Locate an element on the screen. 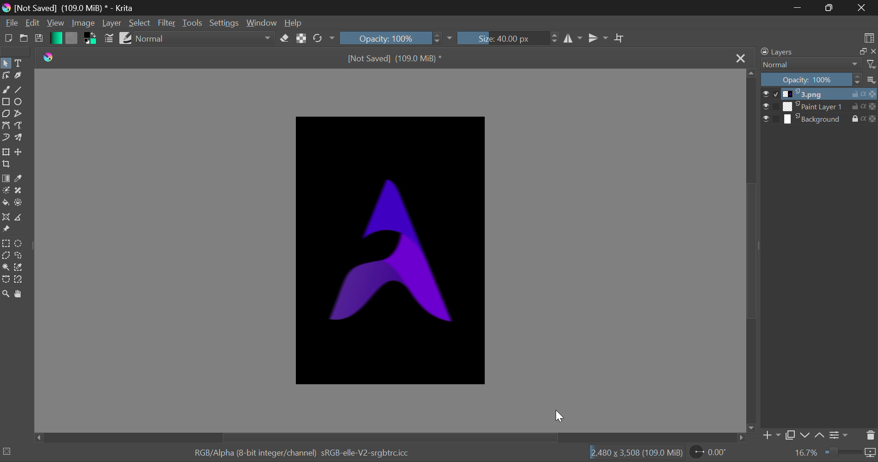 Image resolution: width=878 pixels, height=462 pixels. Crop is located at coordinates (6, 165).